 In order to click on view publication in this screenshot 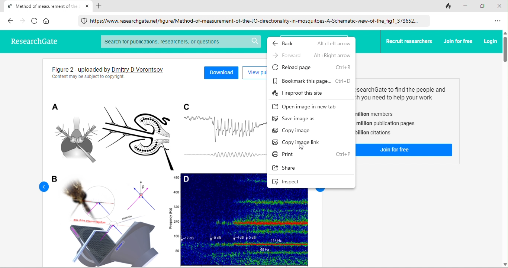, I will do `click(253, 73)`.